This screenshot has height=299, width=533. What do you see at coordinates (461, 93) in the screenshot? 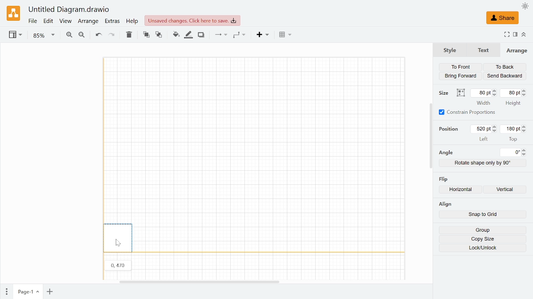
I see `Autosize` at bounding box center [461, 93].